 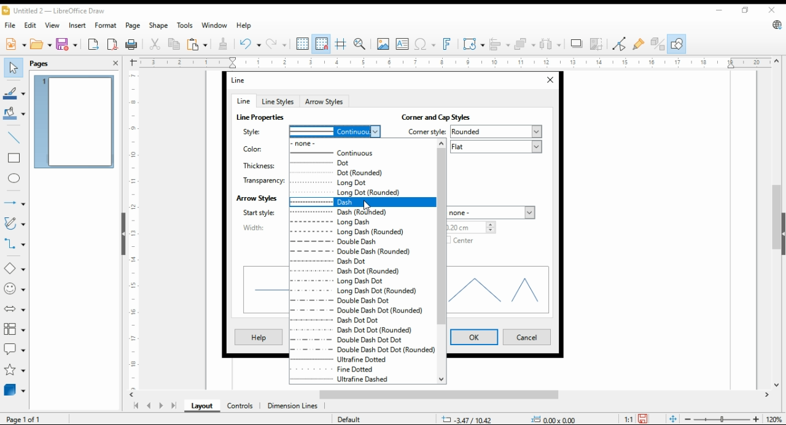 What do you see at coordinates (362, 243) in the screenshot?
I see `double dash` at bounding box center [362, 243].